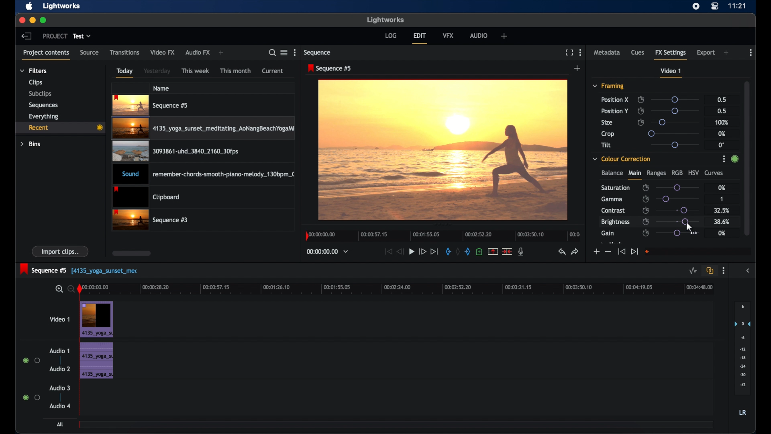  What do you see at coordinates (157, 71) in the screenshot?
I see `yesterday` at bounding box center [157, 71].